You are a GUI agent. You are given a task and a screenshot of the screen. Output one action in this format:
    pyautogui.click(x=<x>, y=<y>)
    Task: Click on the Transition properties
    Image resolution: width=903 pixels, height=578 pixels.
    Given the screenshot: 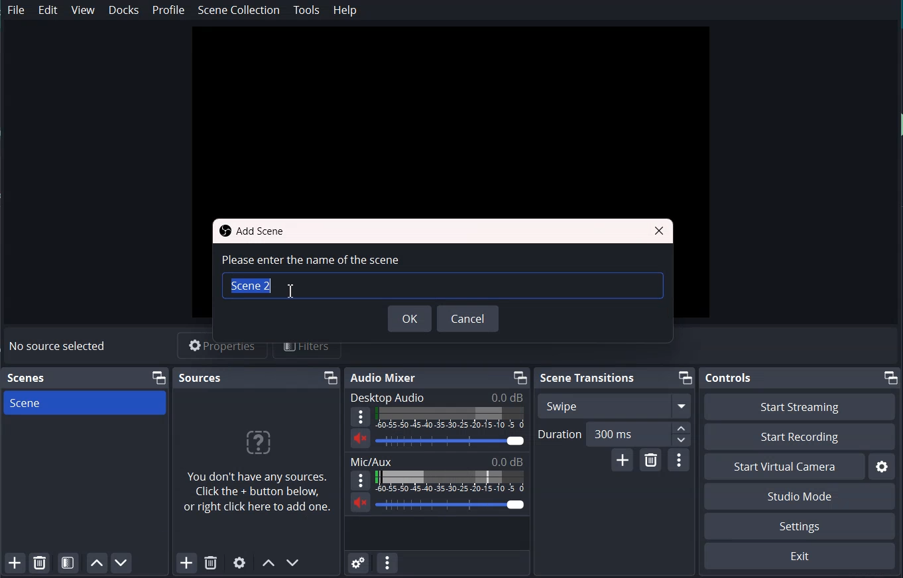 What is the action you would take?
    pyautogui.click(x=680, y=461)
    